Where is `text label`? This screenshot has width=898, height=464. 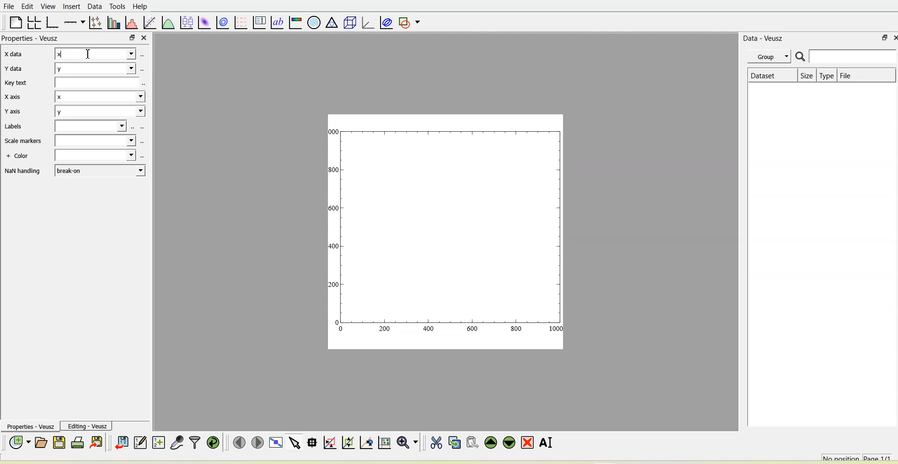 text label is located at coordinates (277, 22).